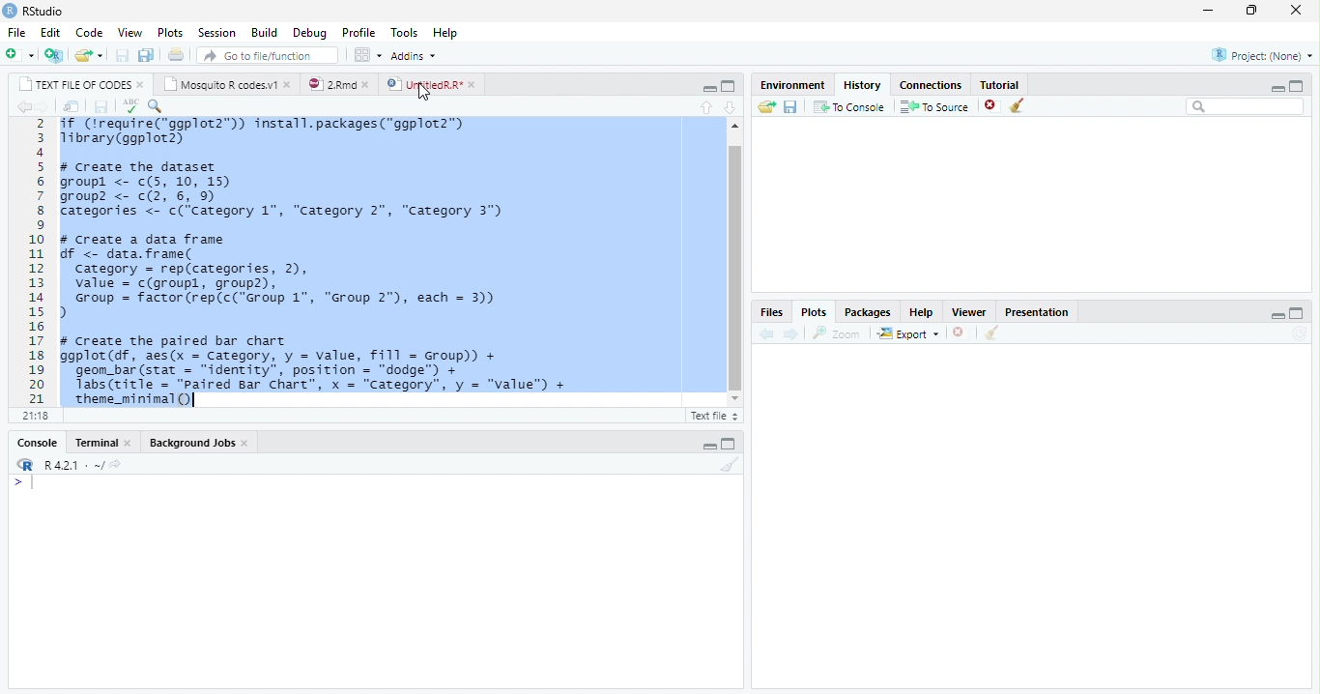 The height and width of the screenshot is (694, 1320). Describe the element at coordinates (994, 333) in the screenshot. I see `clean` at that location.